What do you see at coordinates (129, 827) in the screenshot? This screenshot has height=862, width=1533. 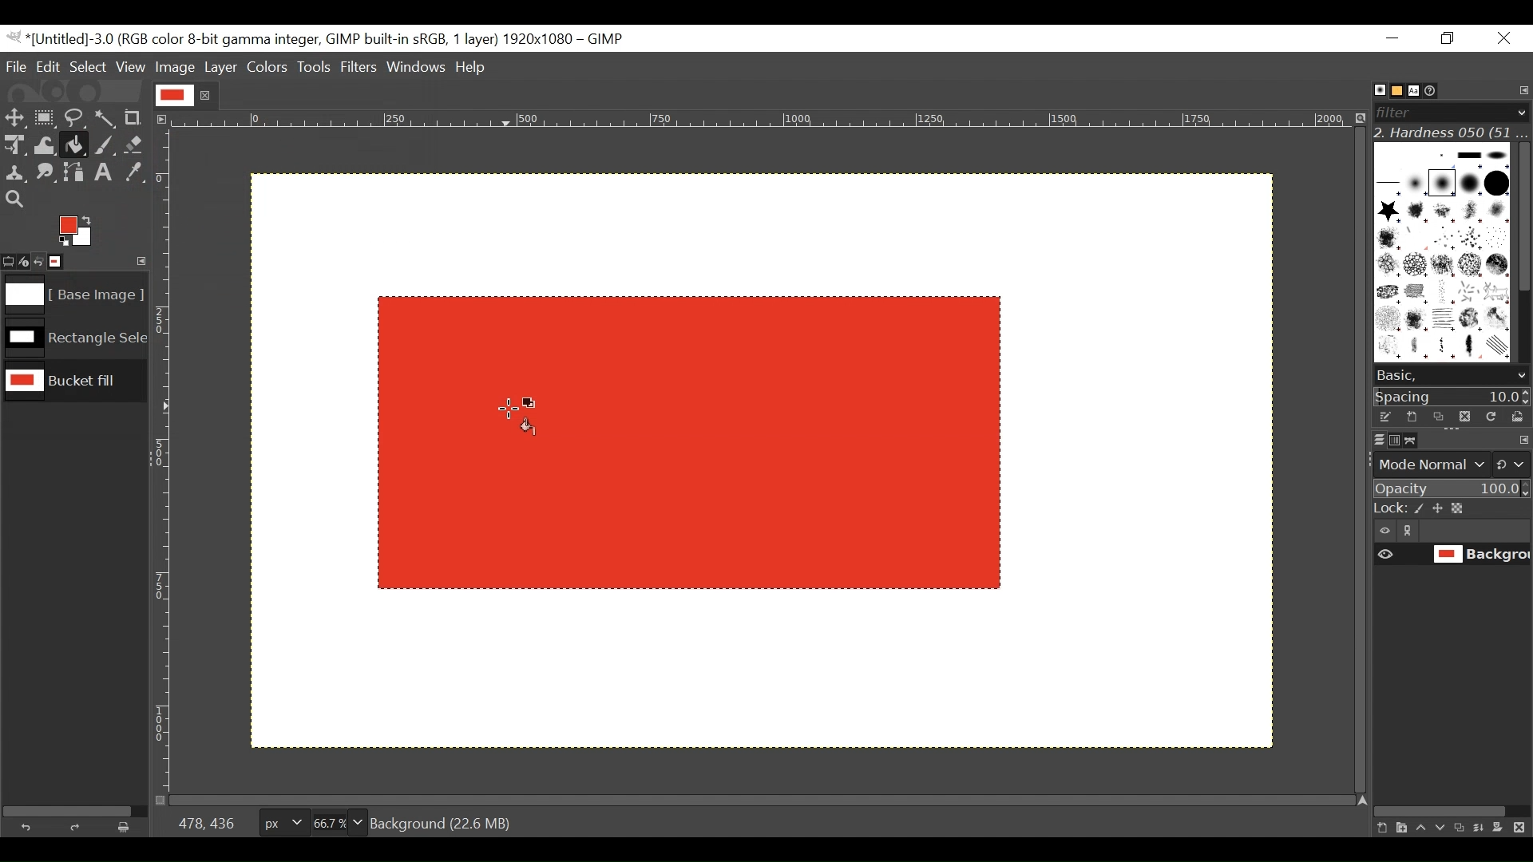 I see `Clear button` at bounding box center [129, 827].